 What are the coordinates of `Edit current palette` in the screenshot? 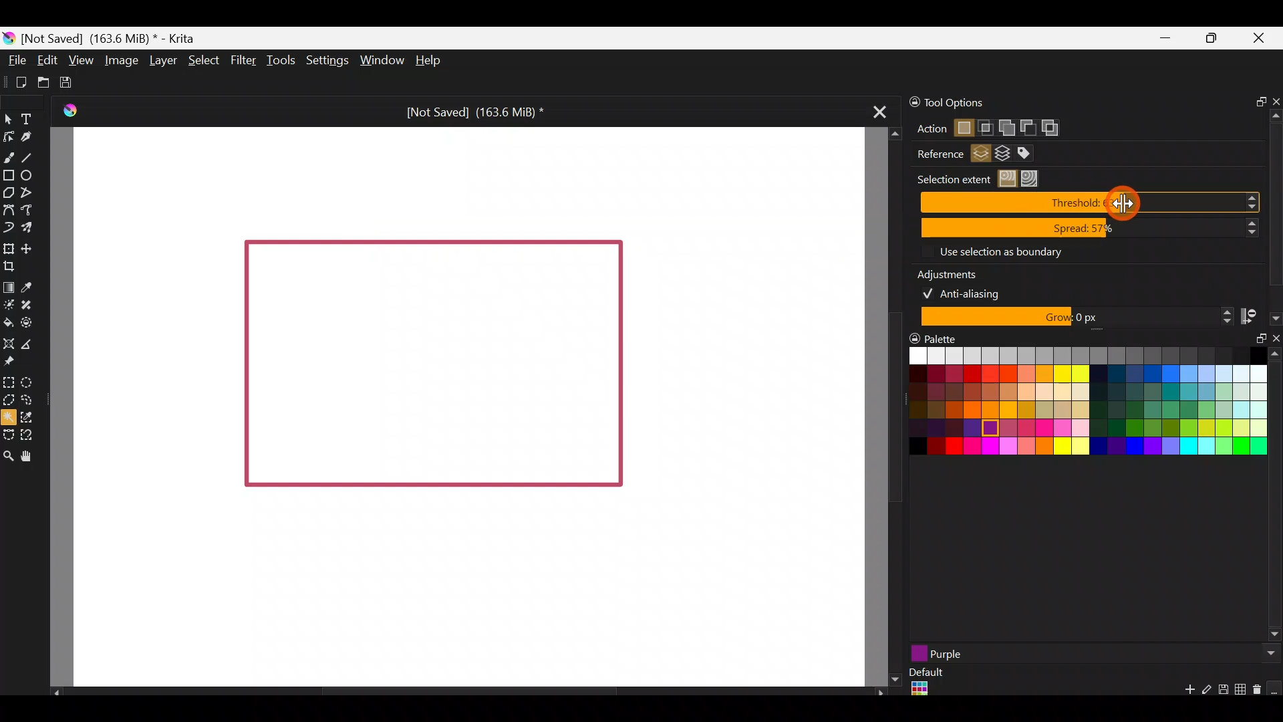 It's located at (1242, 691).